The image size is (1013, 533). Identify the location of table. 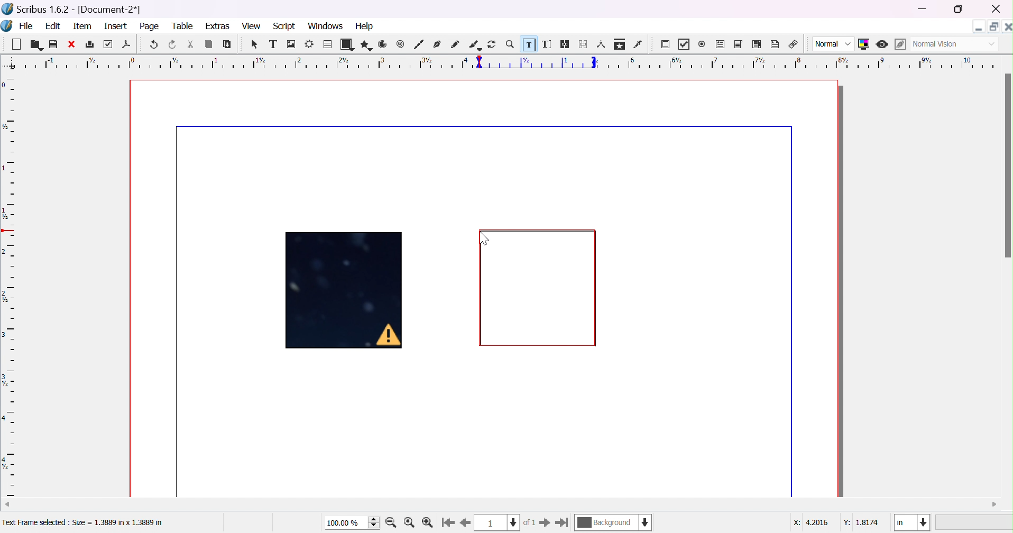
(184, 26).